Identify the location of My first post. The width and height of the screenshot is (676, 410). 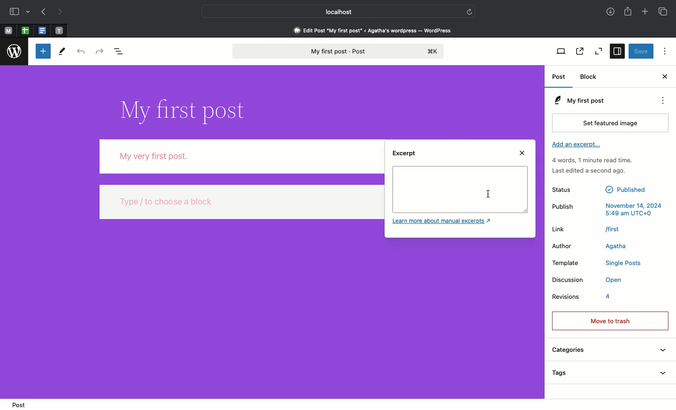
(337, 52).